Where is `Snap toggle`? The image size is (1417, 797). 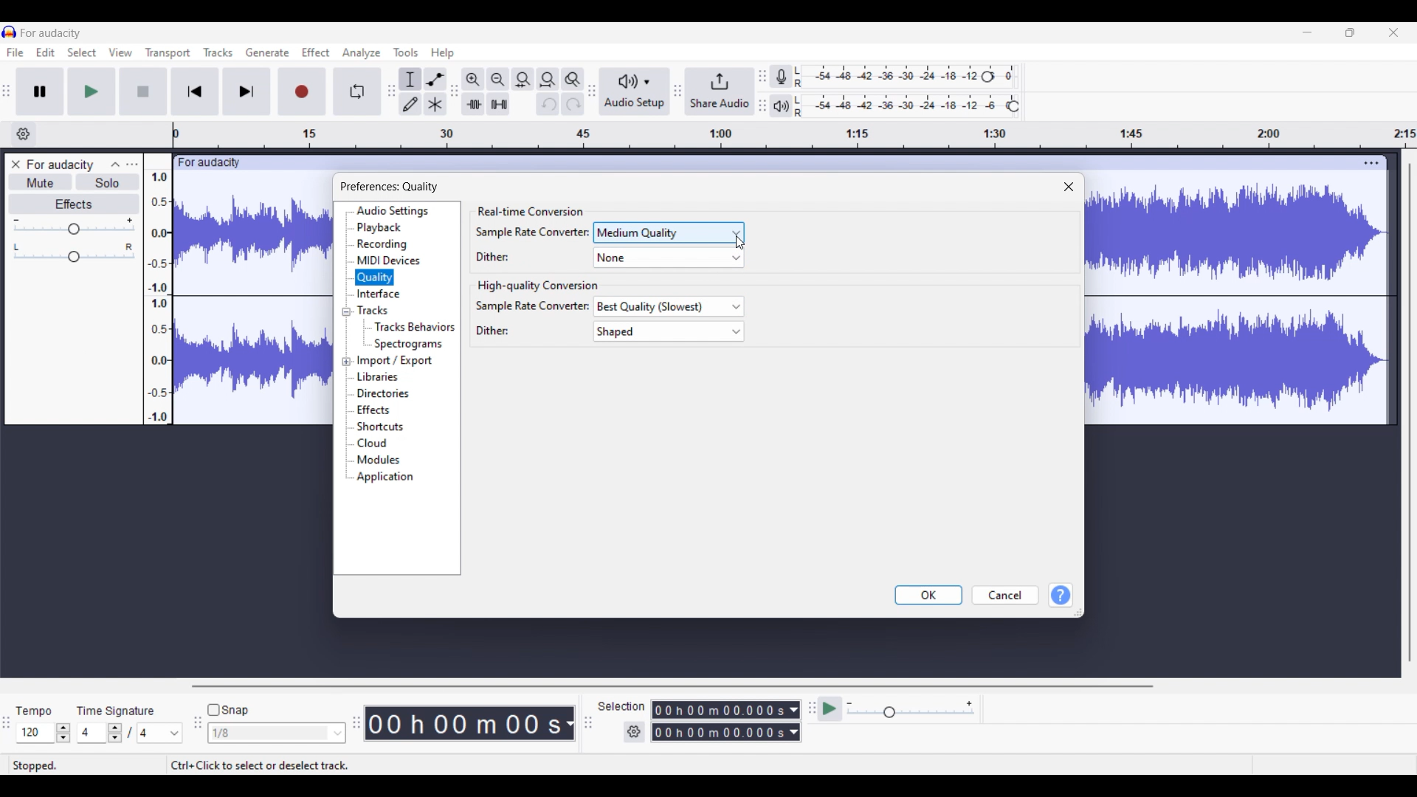 Snap toggle is located at coordinates (230, 710).